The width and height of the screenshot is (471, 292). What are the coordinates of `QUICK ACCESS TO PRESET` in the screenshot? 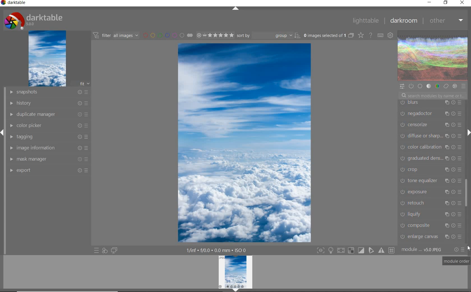 It's located at (96, 251).